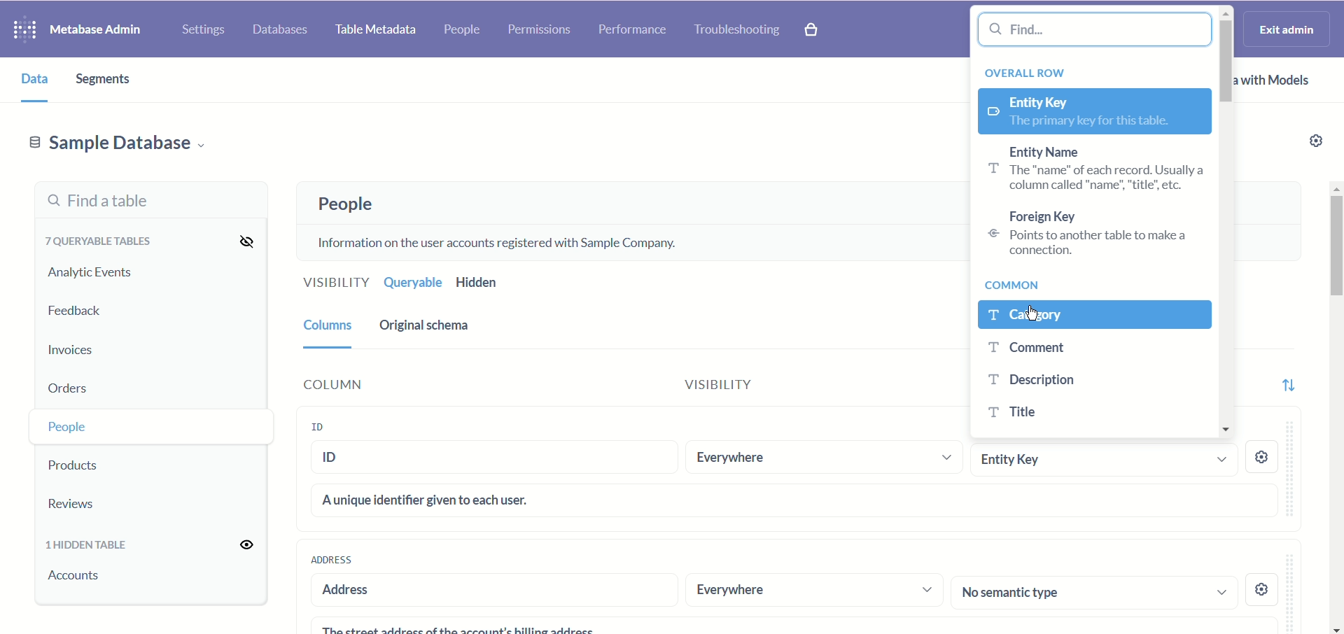  Describe the element at coordinates (241, 240) in the screenshot. I see `Hide` at that location.